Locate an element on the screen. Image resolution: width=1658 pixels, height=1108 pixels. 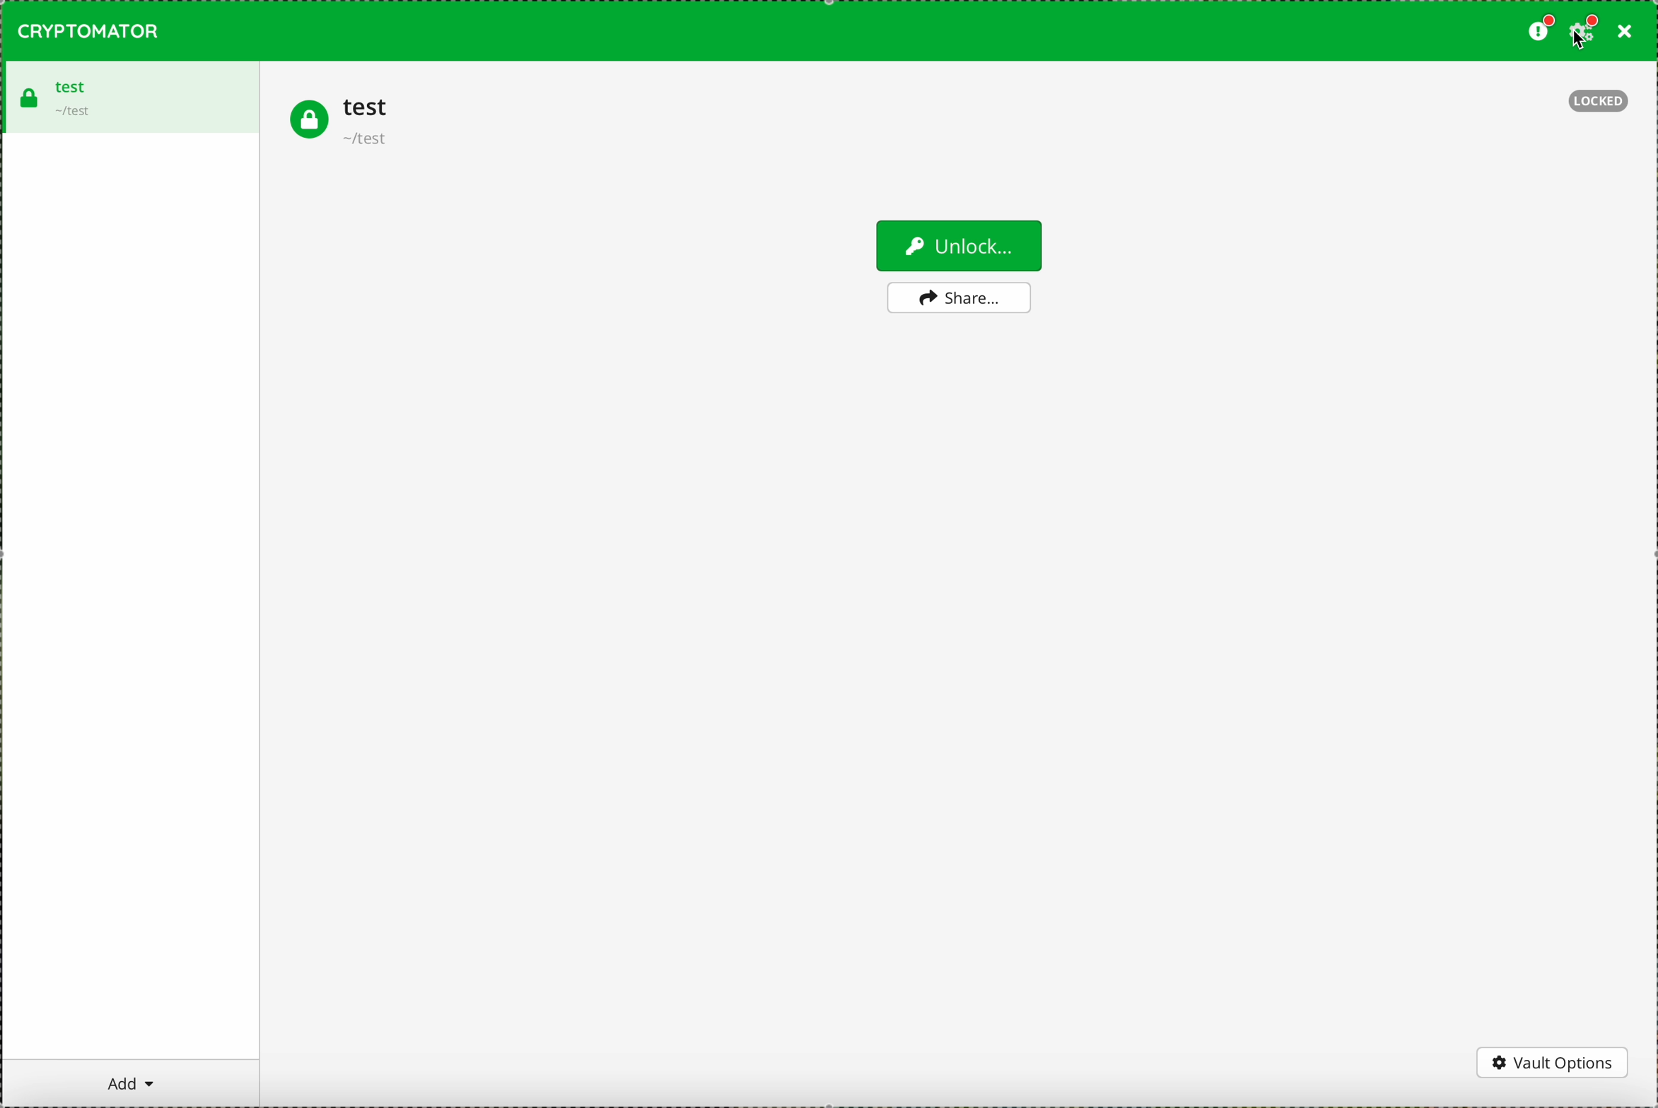
add is located at coordinates (132, 1083).